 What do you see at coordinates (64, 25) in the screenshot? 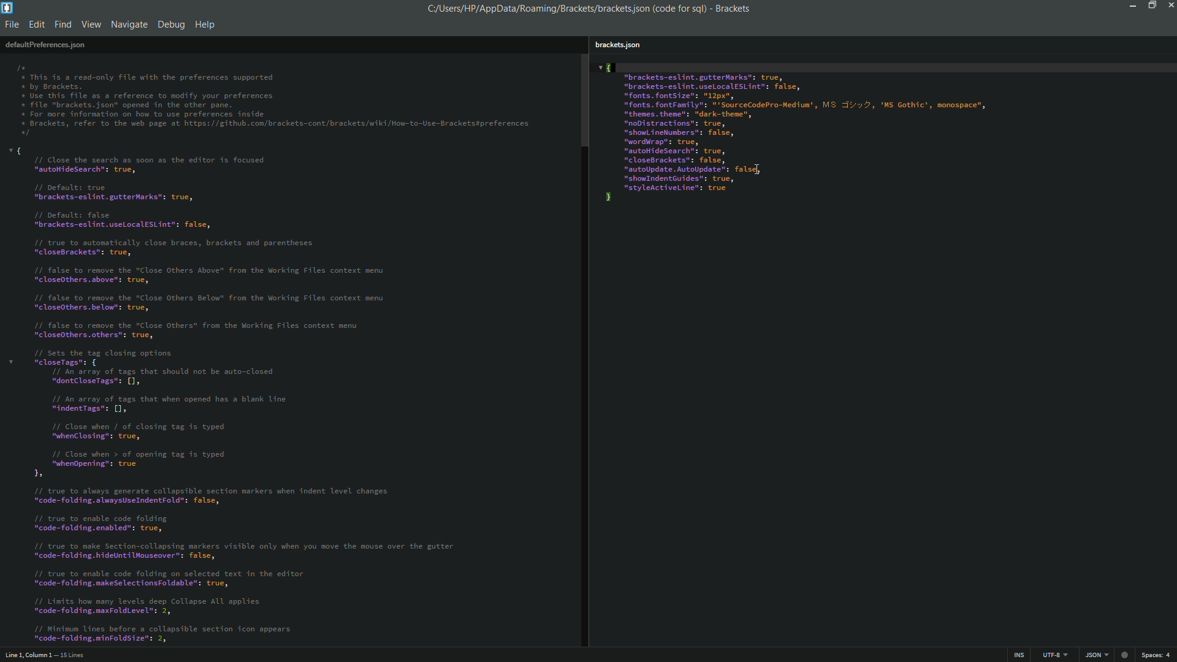
I see `find menu` at bounding box center [64, 25].